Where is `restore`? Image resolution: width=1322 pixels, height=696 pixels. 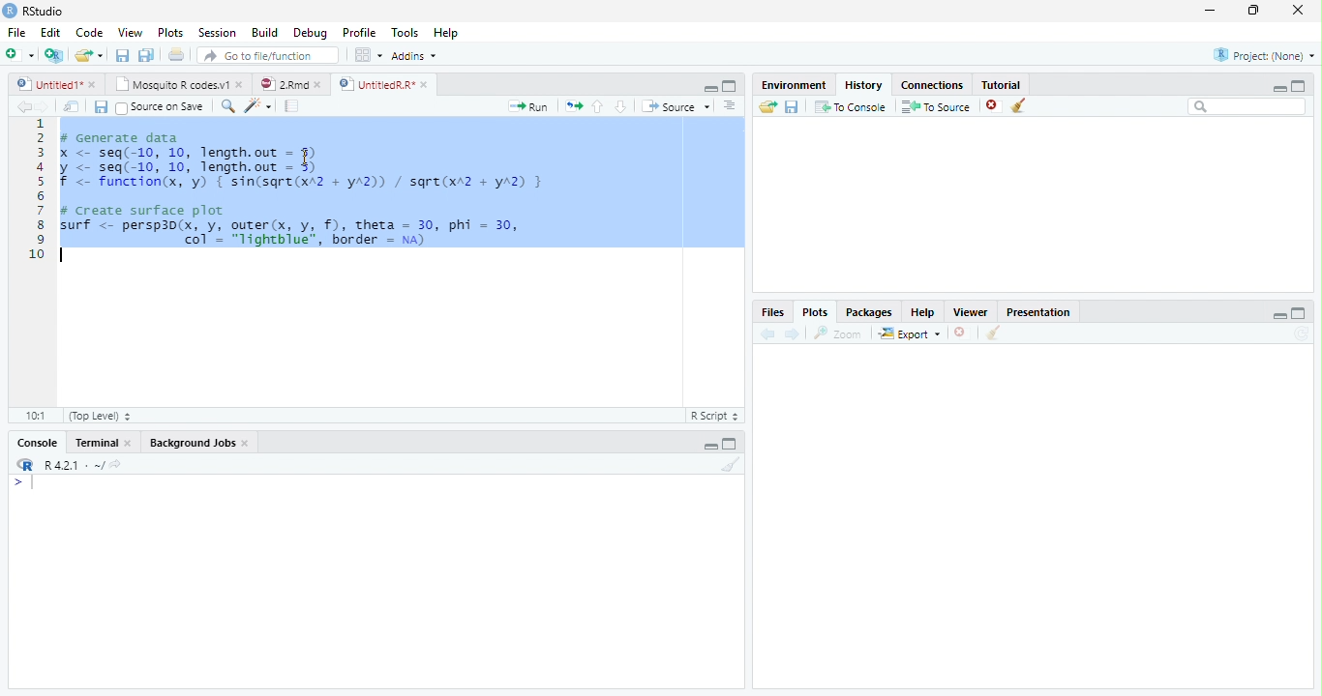
restore is located at coordinates (1253, 10).